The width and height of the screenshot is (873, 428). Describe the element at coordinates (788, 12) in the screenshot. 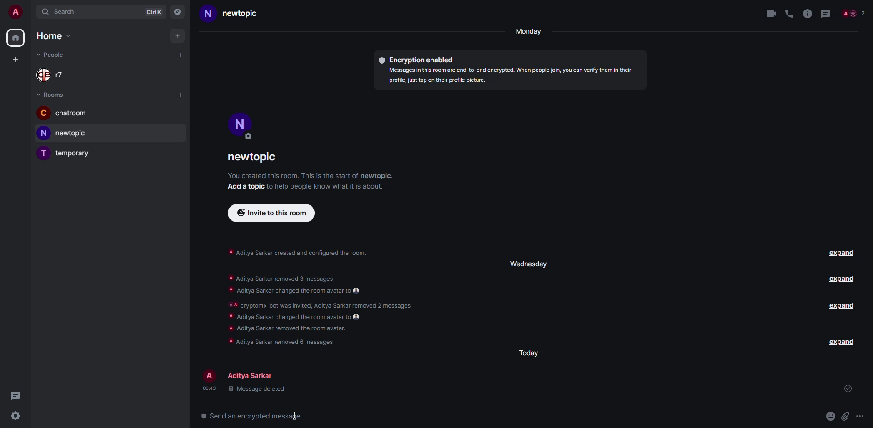

I see `voice` at that location.